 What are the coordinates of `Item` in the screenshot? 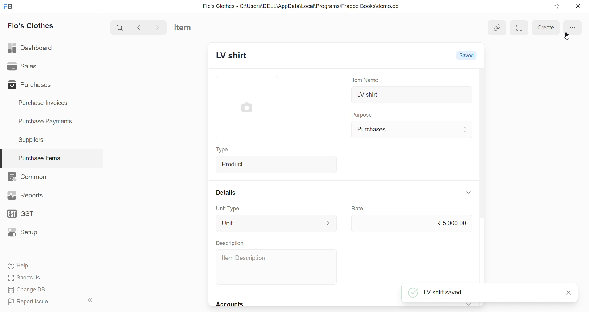 It's located at (187, 28).